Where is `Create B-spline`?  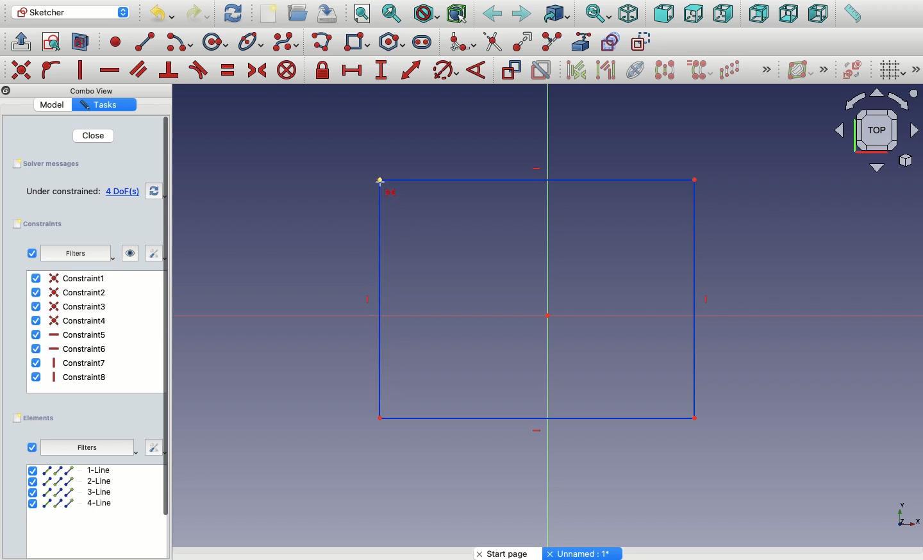 Create B-spline is located at coordinates (286, 41).